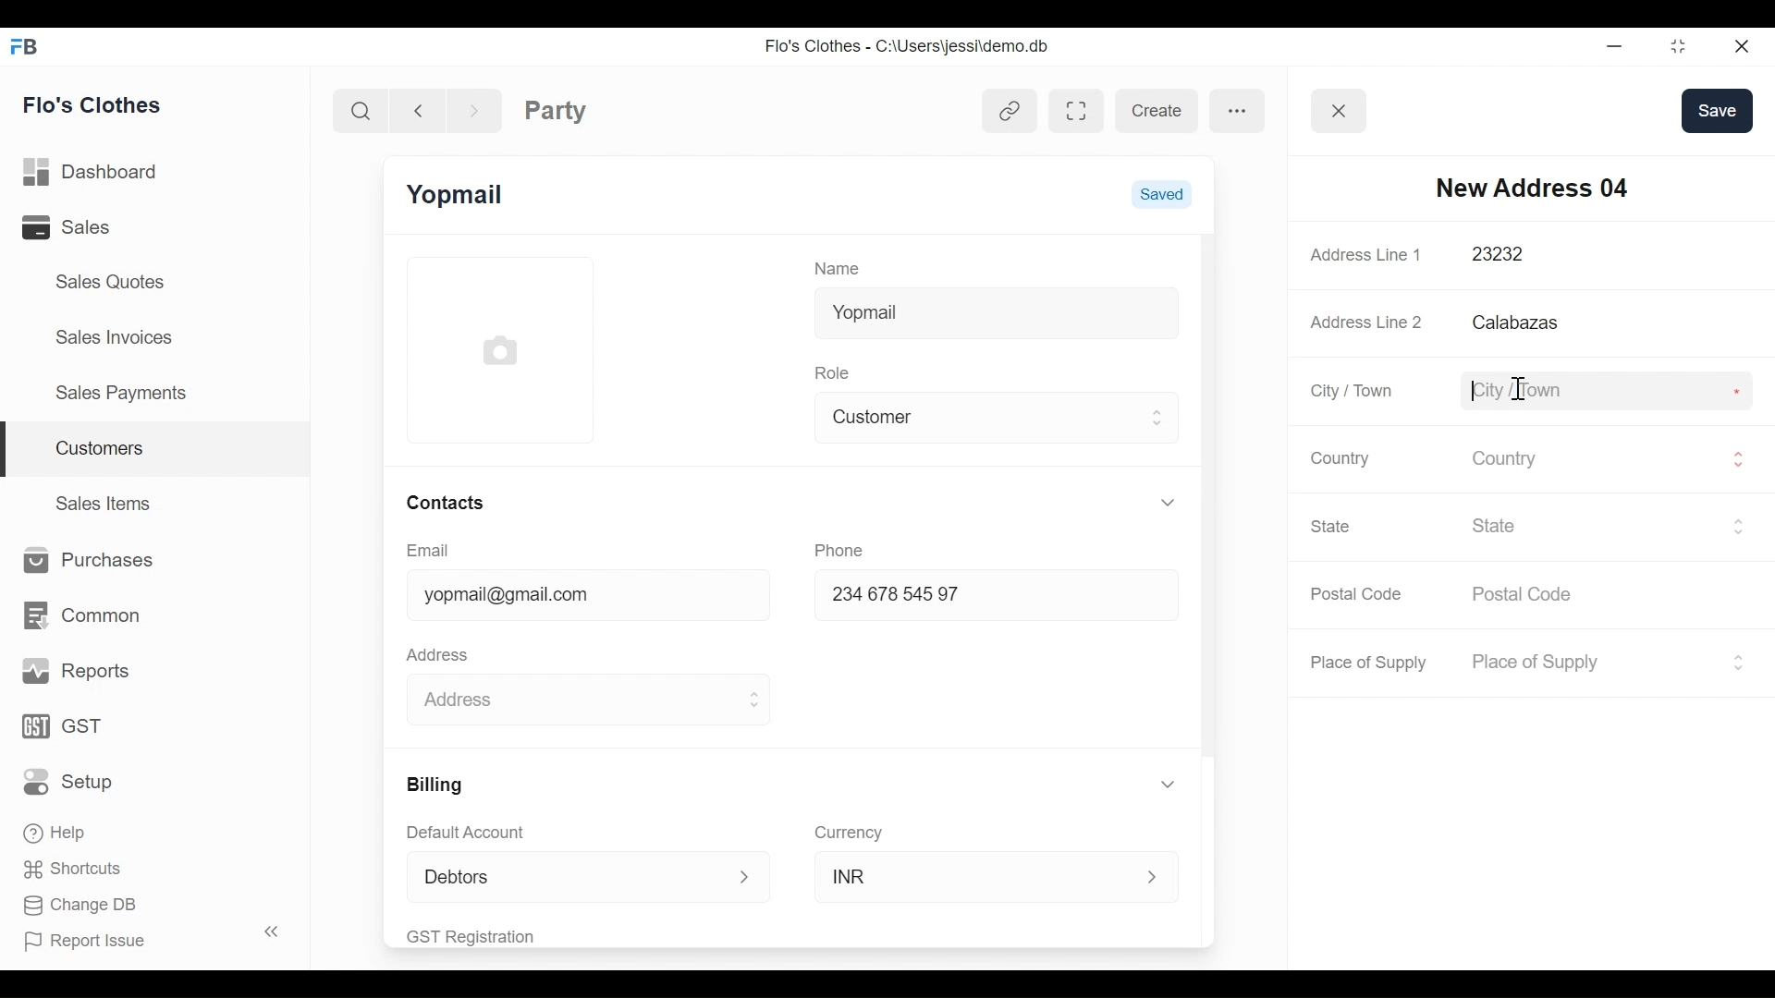  What do you see at coordinates (1595, 525) in the screenshot?
I see `State` at bounding box center [1595, 525].